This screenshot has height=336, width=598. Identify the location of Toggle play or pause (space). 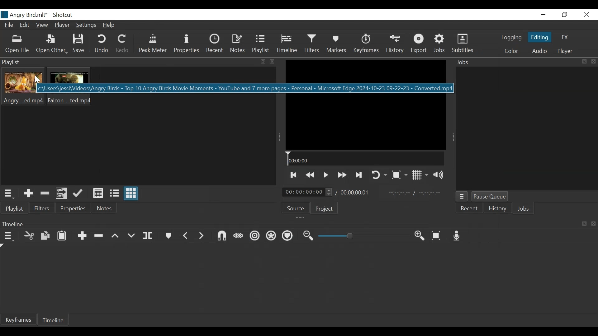
(325, 175).